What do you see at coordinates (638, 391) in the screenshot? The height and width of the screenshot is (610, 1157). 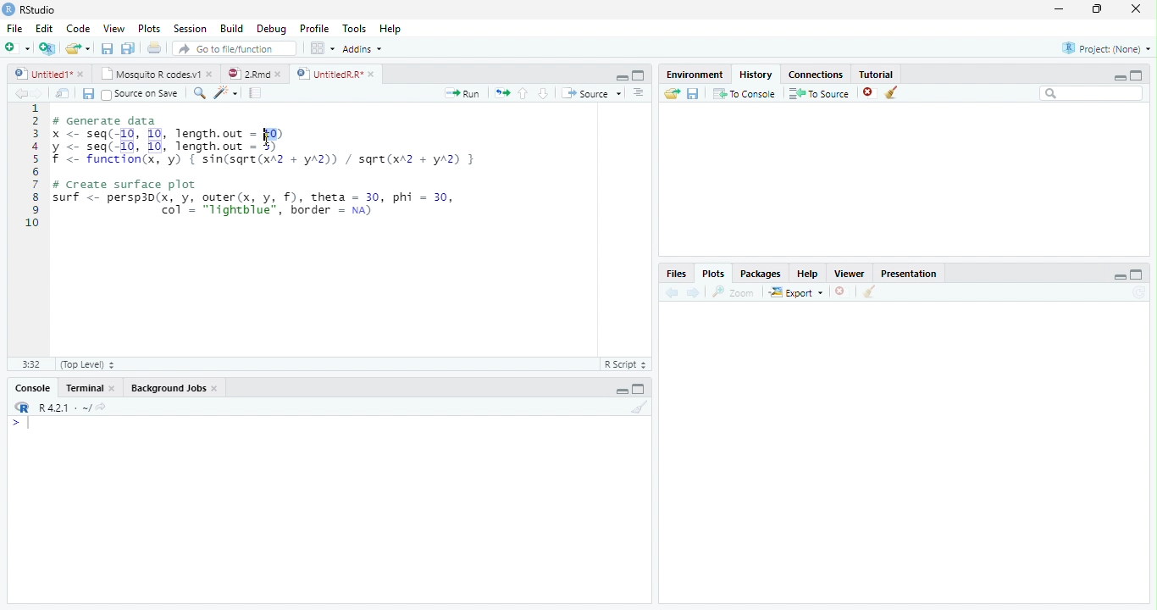 I see `Maximize` at bounding box center [638, 391].